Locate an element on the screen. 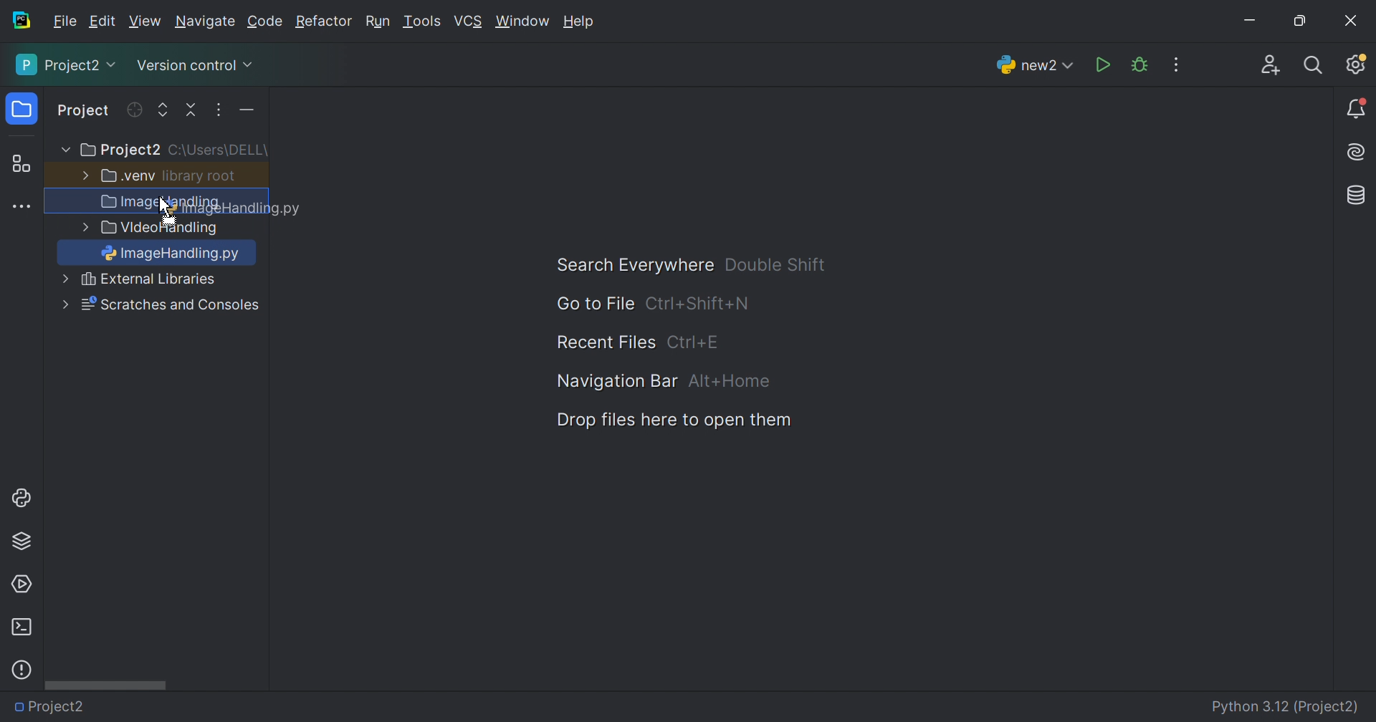 Image resolution: width=1376 pixels, height=722 pixels. More is located at coordinates (64, 304).